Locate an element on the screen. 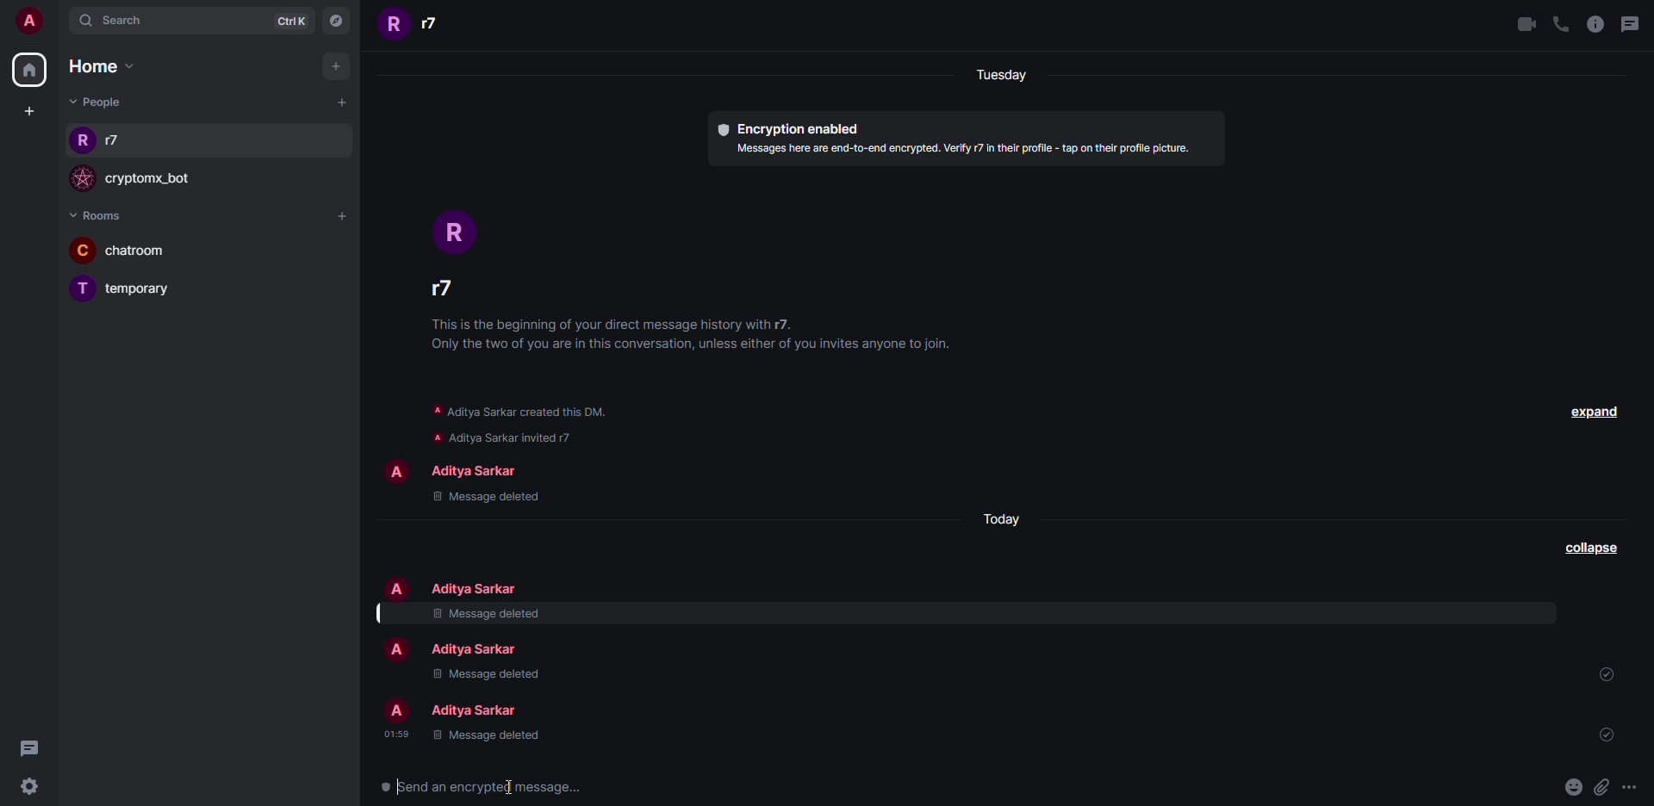 The image size is (1654, 806). more is located at coordinates (1631, 787).